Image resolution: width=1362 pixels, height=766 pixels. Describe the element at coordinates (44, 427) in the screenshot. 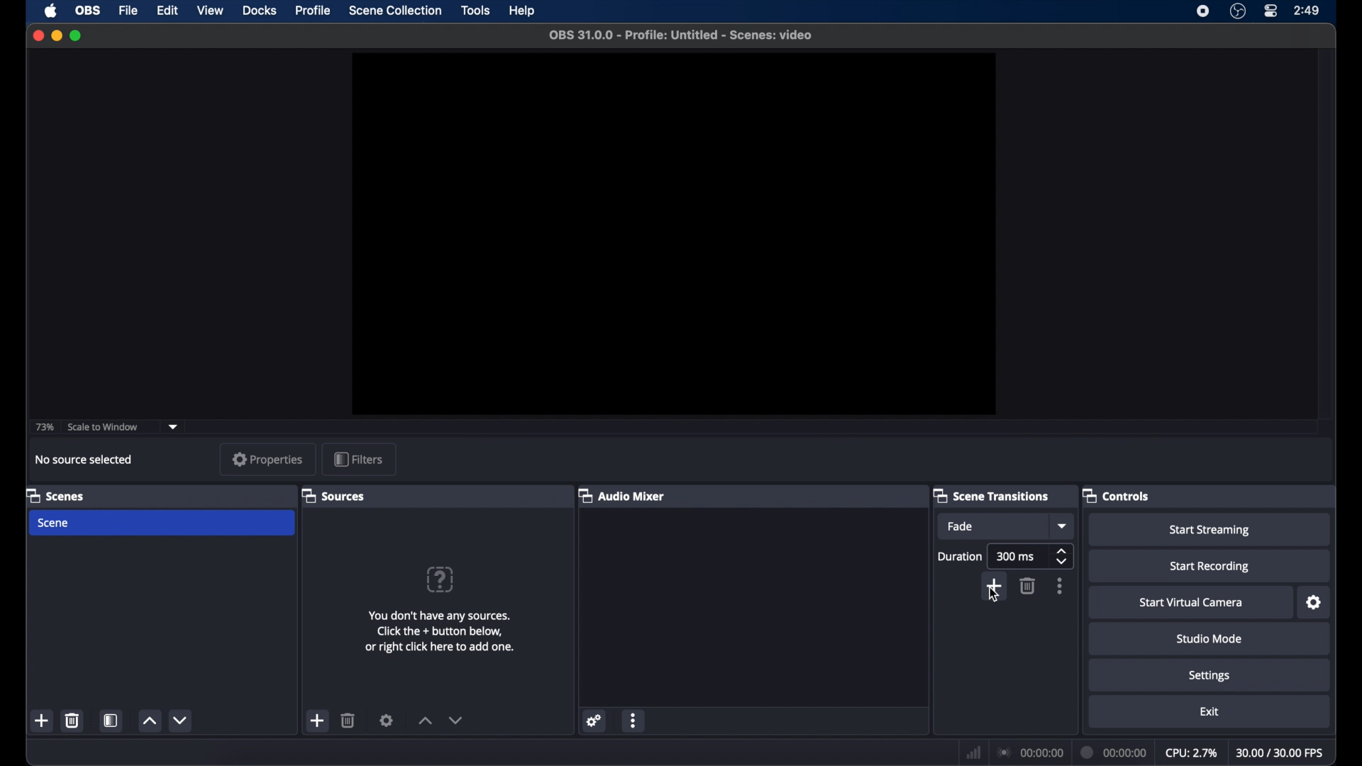

I see `73%` at that location.